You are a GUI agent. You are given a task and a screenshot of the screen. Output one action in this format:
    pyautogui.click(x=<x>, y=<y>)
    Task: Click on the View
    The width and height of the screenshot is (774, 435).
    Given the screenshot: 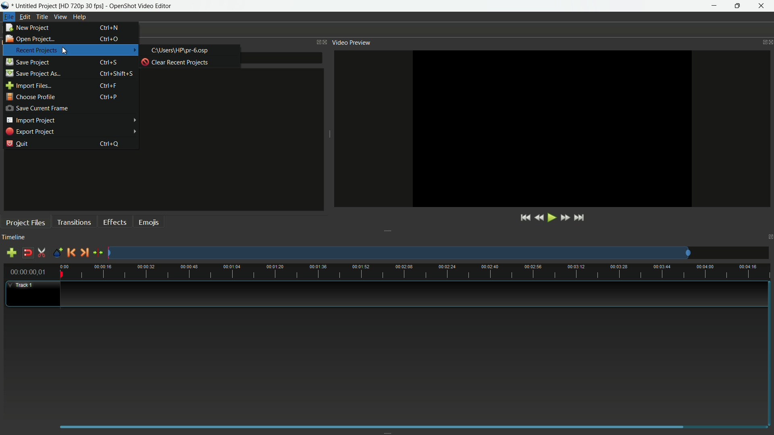 What is the action you would take?
    pyautogui.click(x=61, y=17)
    